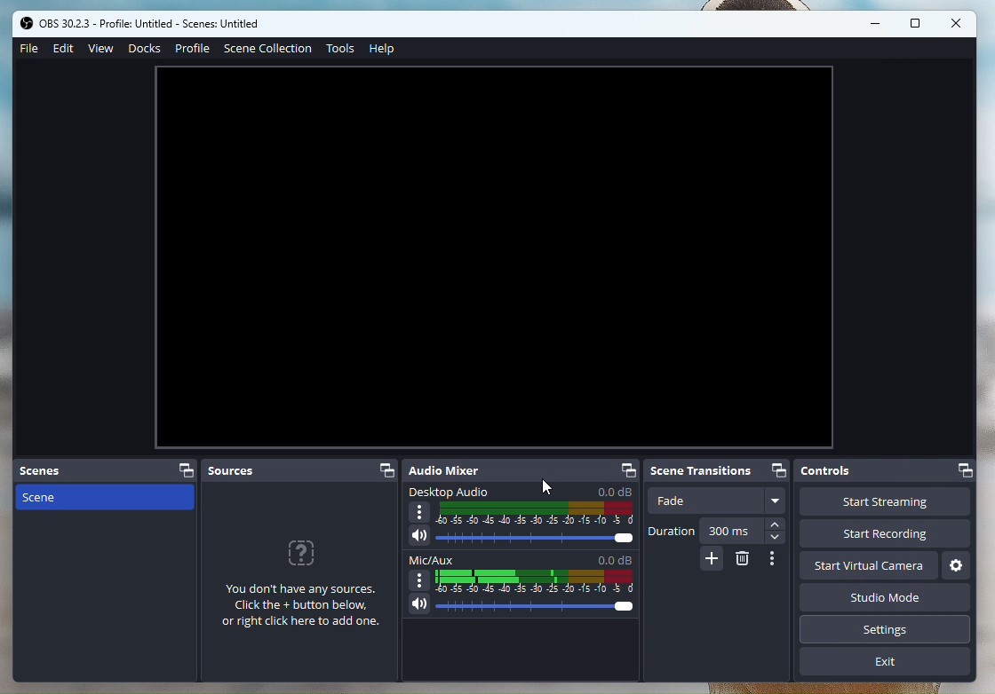 This screenshot has height=694, width=995. I want to click on Start Recording, so click(883, 534).